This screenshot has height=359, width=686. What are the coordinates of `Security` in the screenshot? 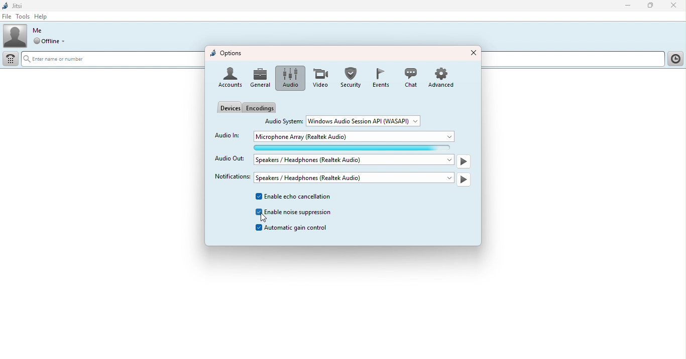 It's located at (350, 77).